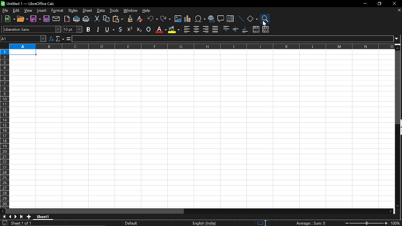 Image resolution: width=402 pixels, height=226 pixels. I want to click on new, so click(10, 19).